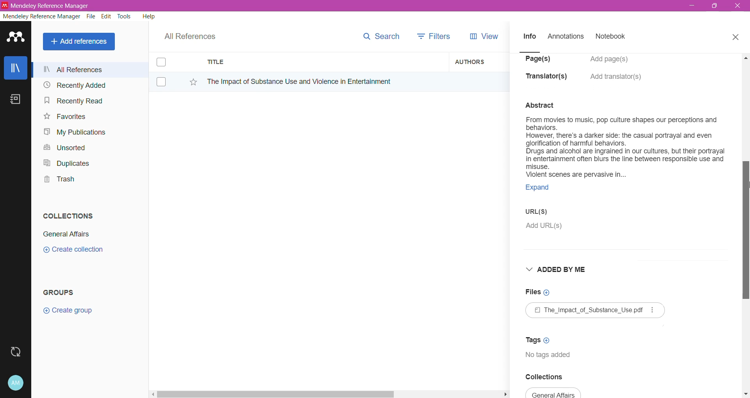 This screenshot has height=398, width=750. What do you see at coordinates (745, 202) in the screenshot?
I see `cursor` at bounding box center [745, 202].